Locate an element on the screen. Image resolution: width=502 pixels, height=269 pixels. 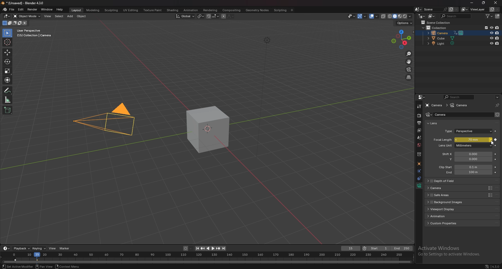
 is located at coordinates (17, 266).